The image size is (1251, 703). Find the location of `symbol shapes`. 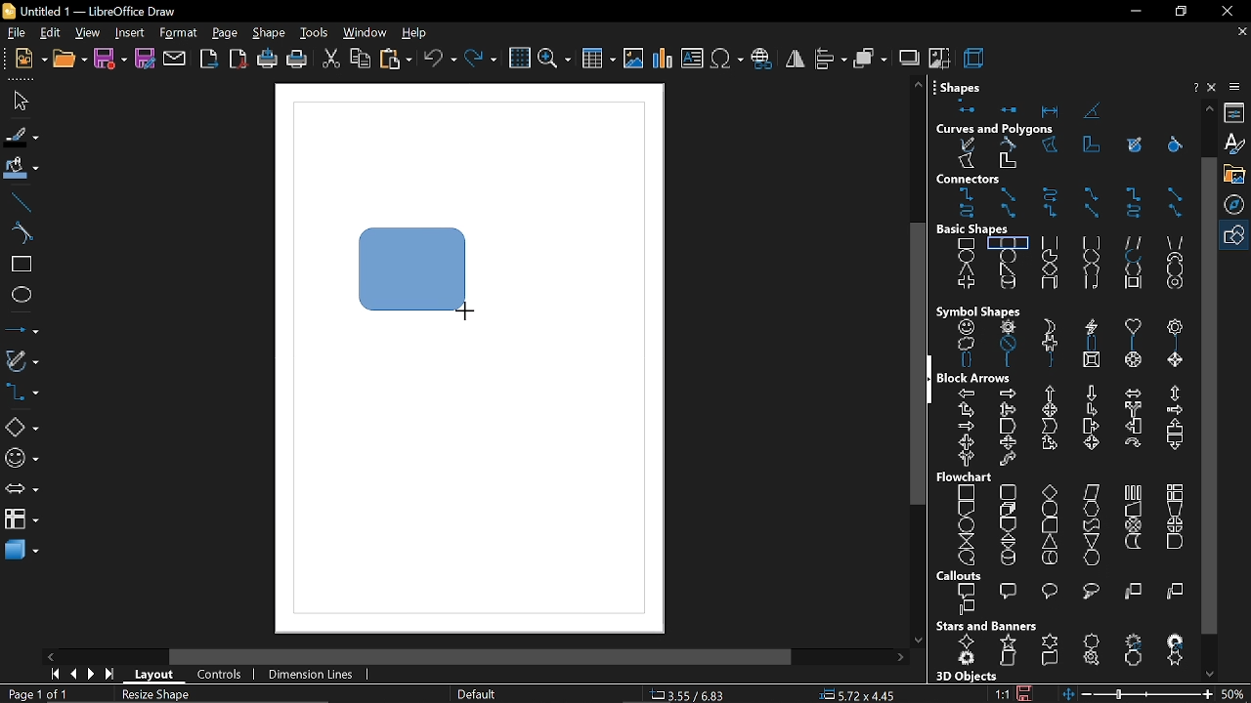

symbol shapes is located at coordinates (978, 310).